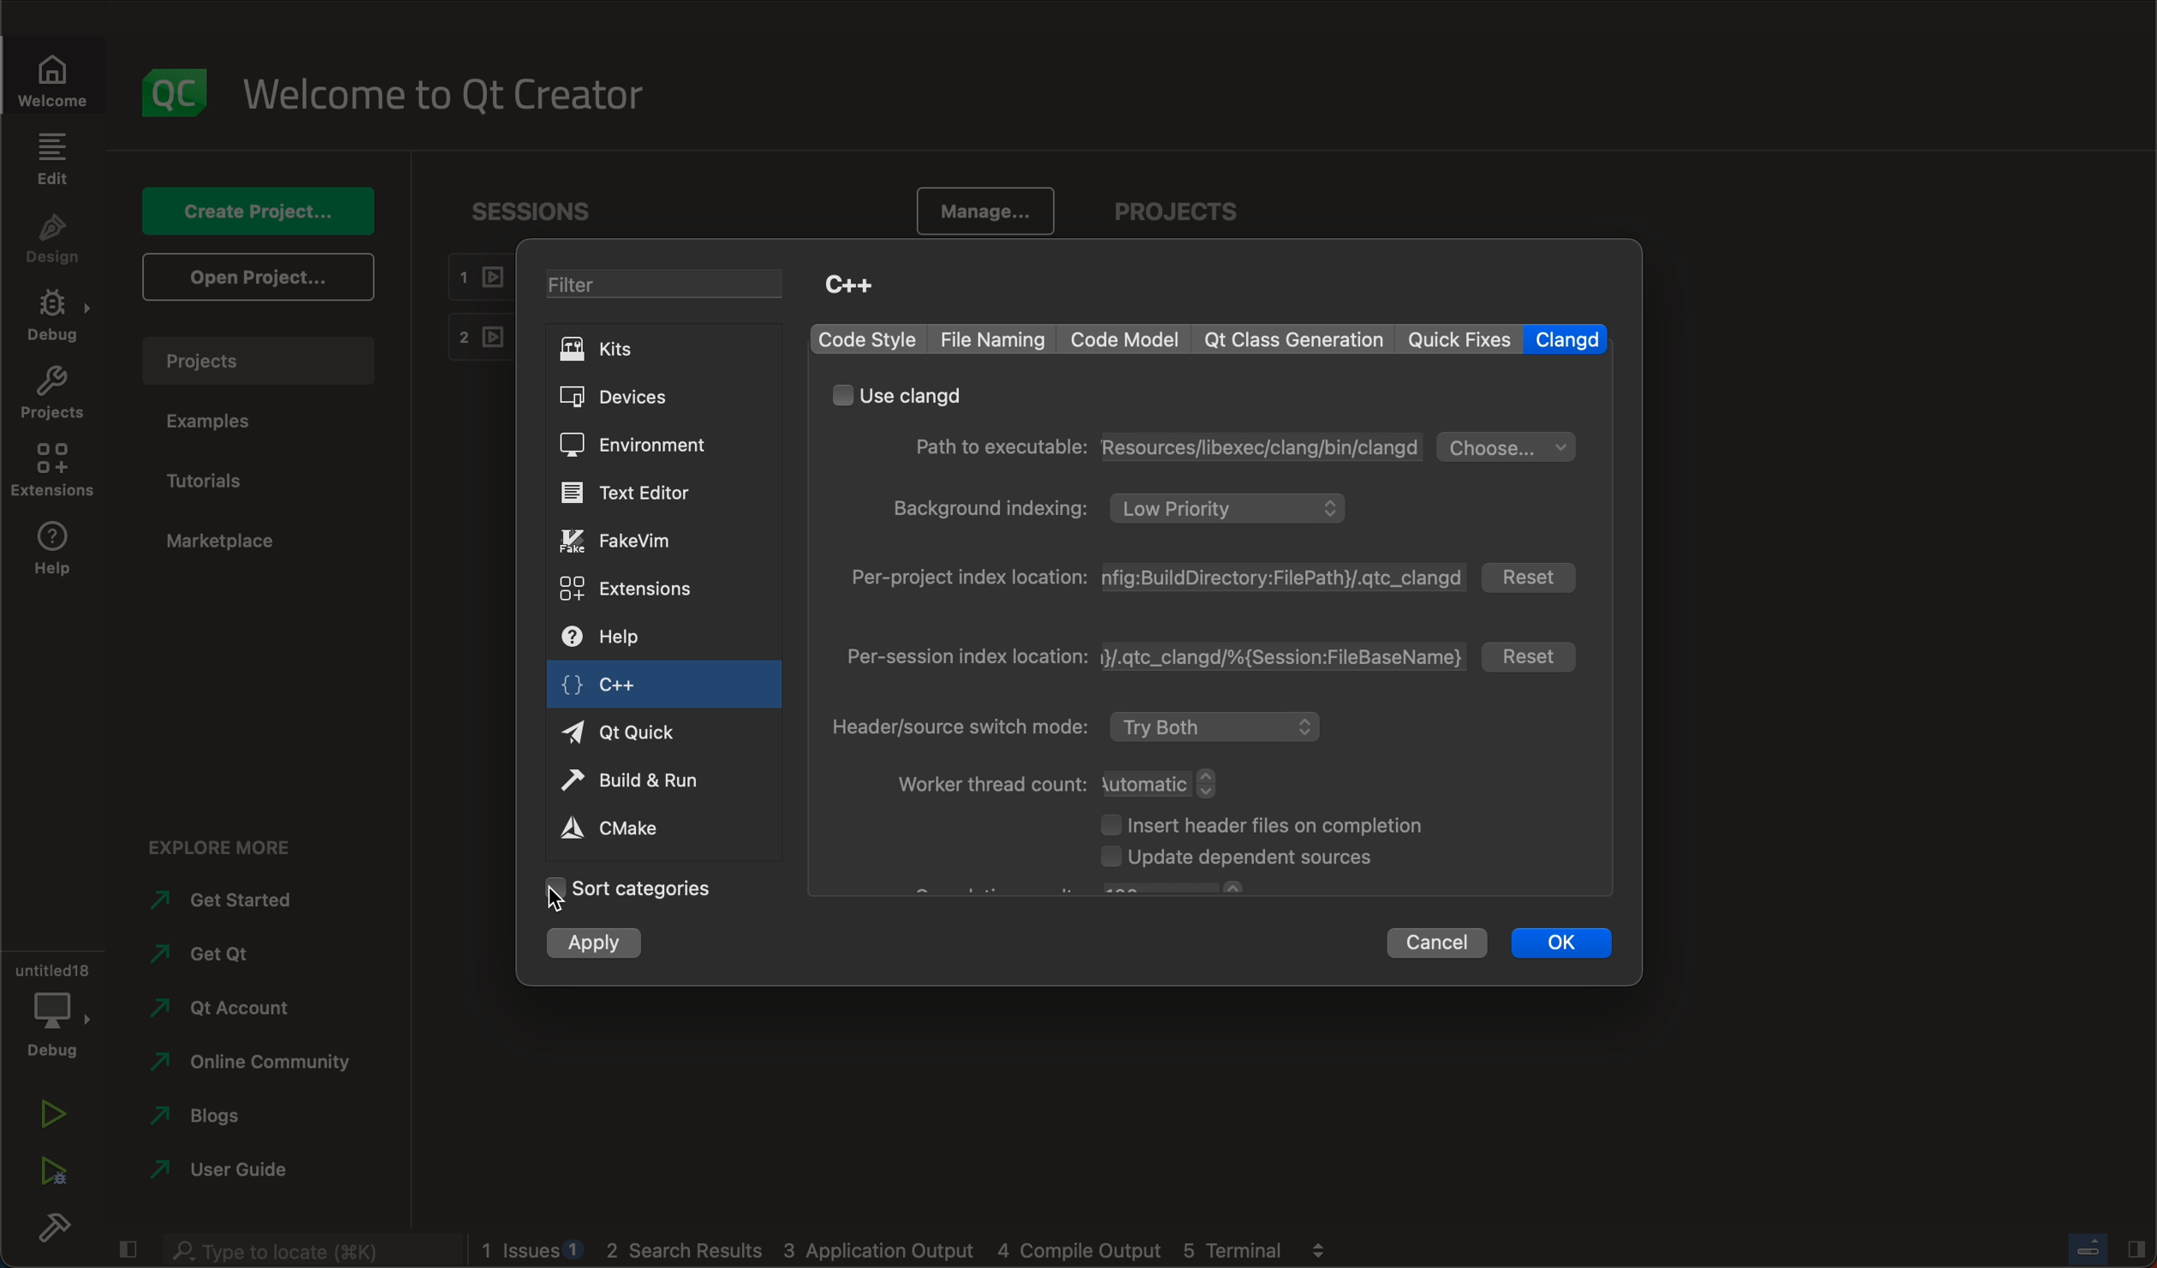 Image resolution: width=2157 pixels, height=1268 pixels. I want to click on cursor, so click(553, 896).